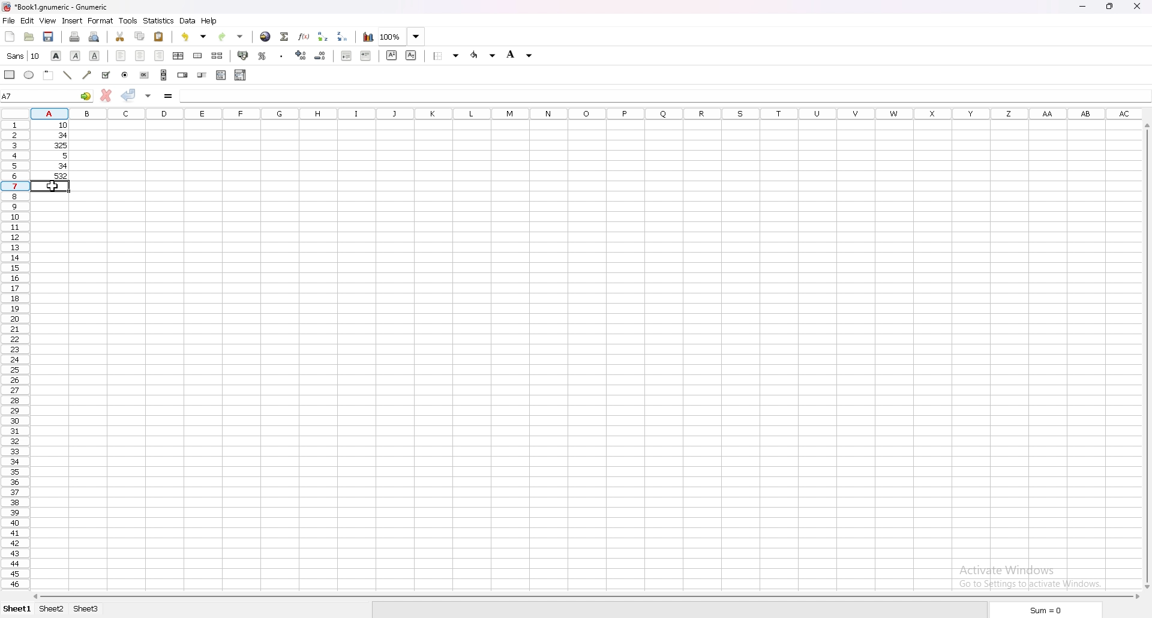 The width and height of the screenshot is (1152, 618). I want to click on statistics, so click(159, 20).